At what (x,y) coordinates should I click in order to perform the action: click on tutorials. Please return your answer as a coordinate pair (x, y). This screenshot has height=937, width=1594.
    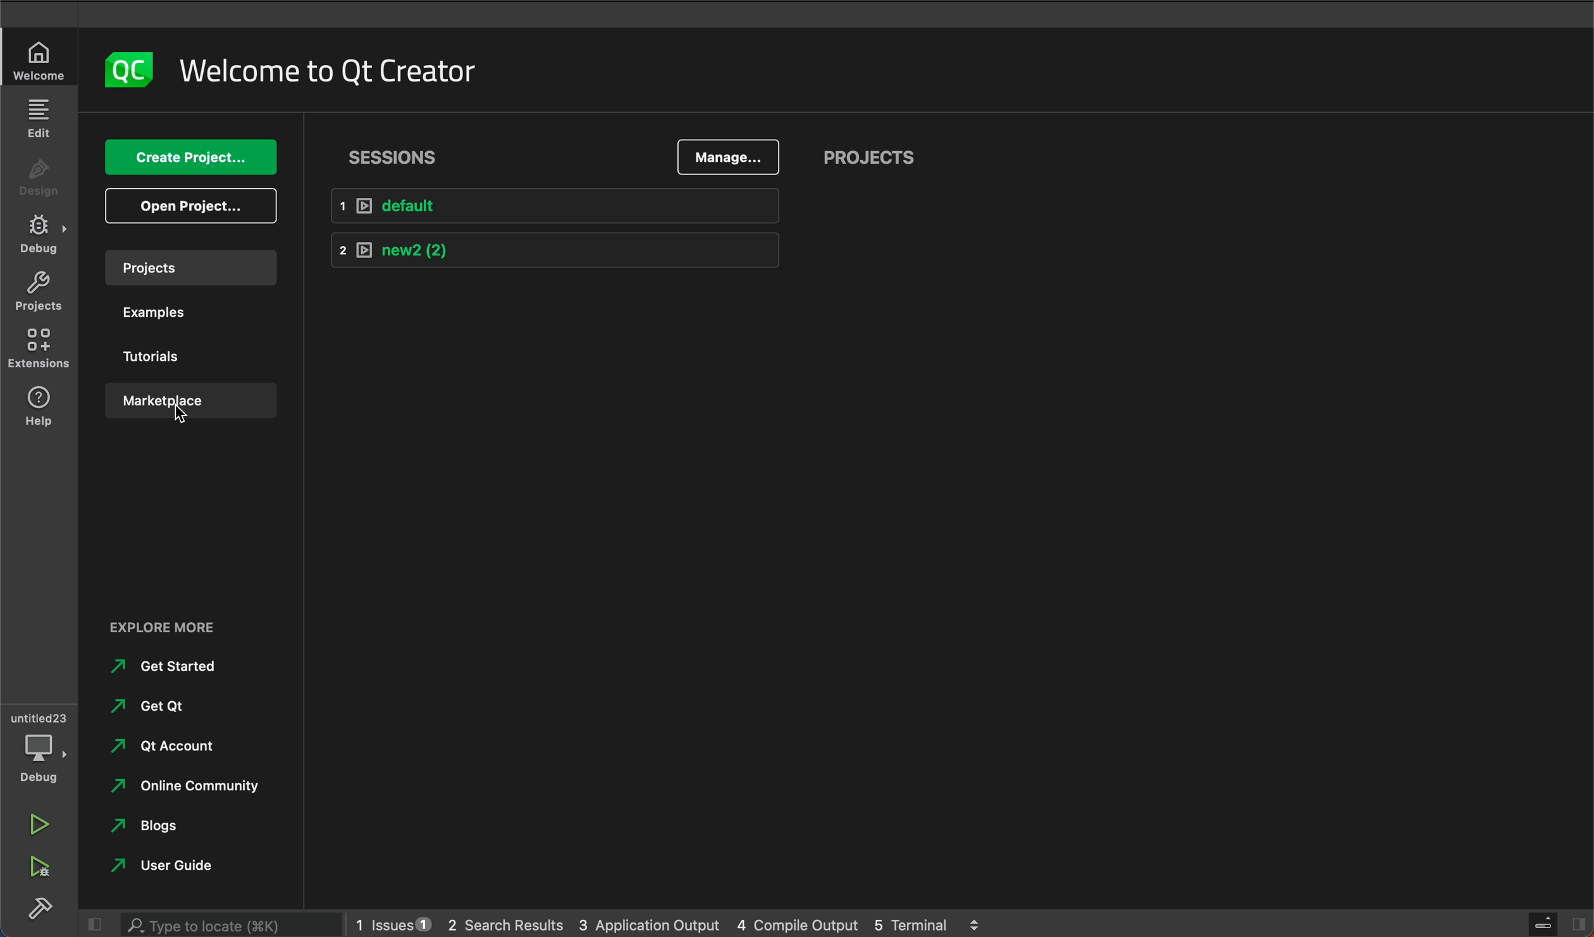
    Looking at the image, I should click on (185, 357).